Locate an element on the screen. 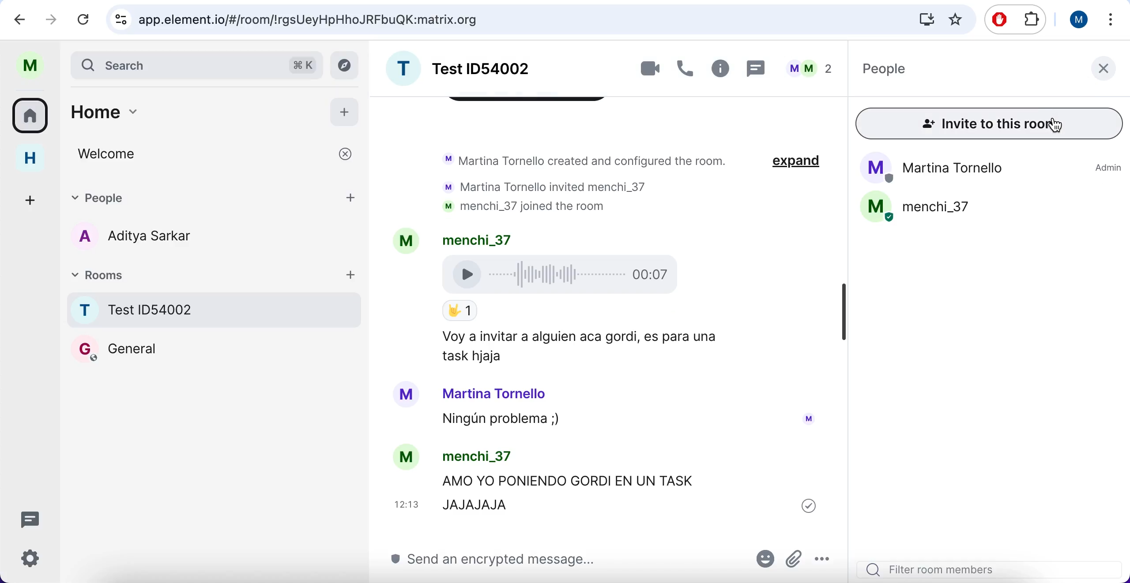 This screenshot has width=1130, height=583. Cursor is located at coordinates (1056, 125).